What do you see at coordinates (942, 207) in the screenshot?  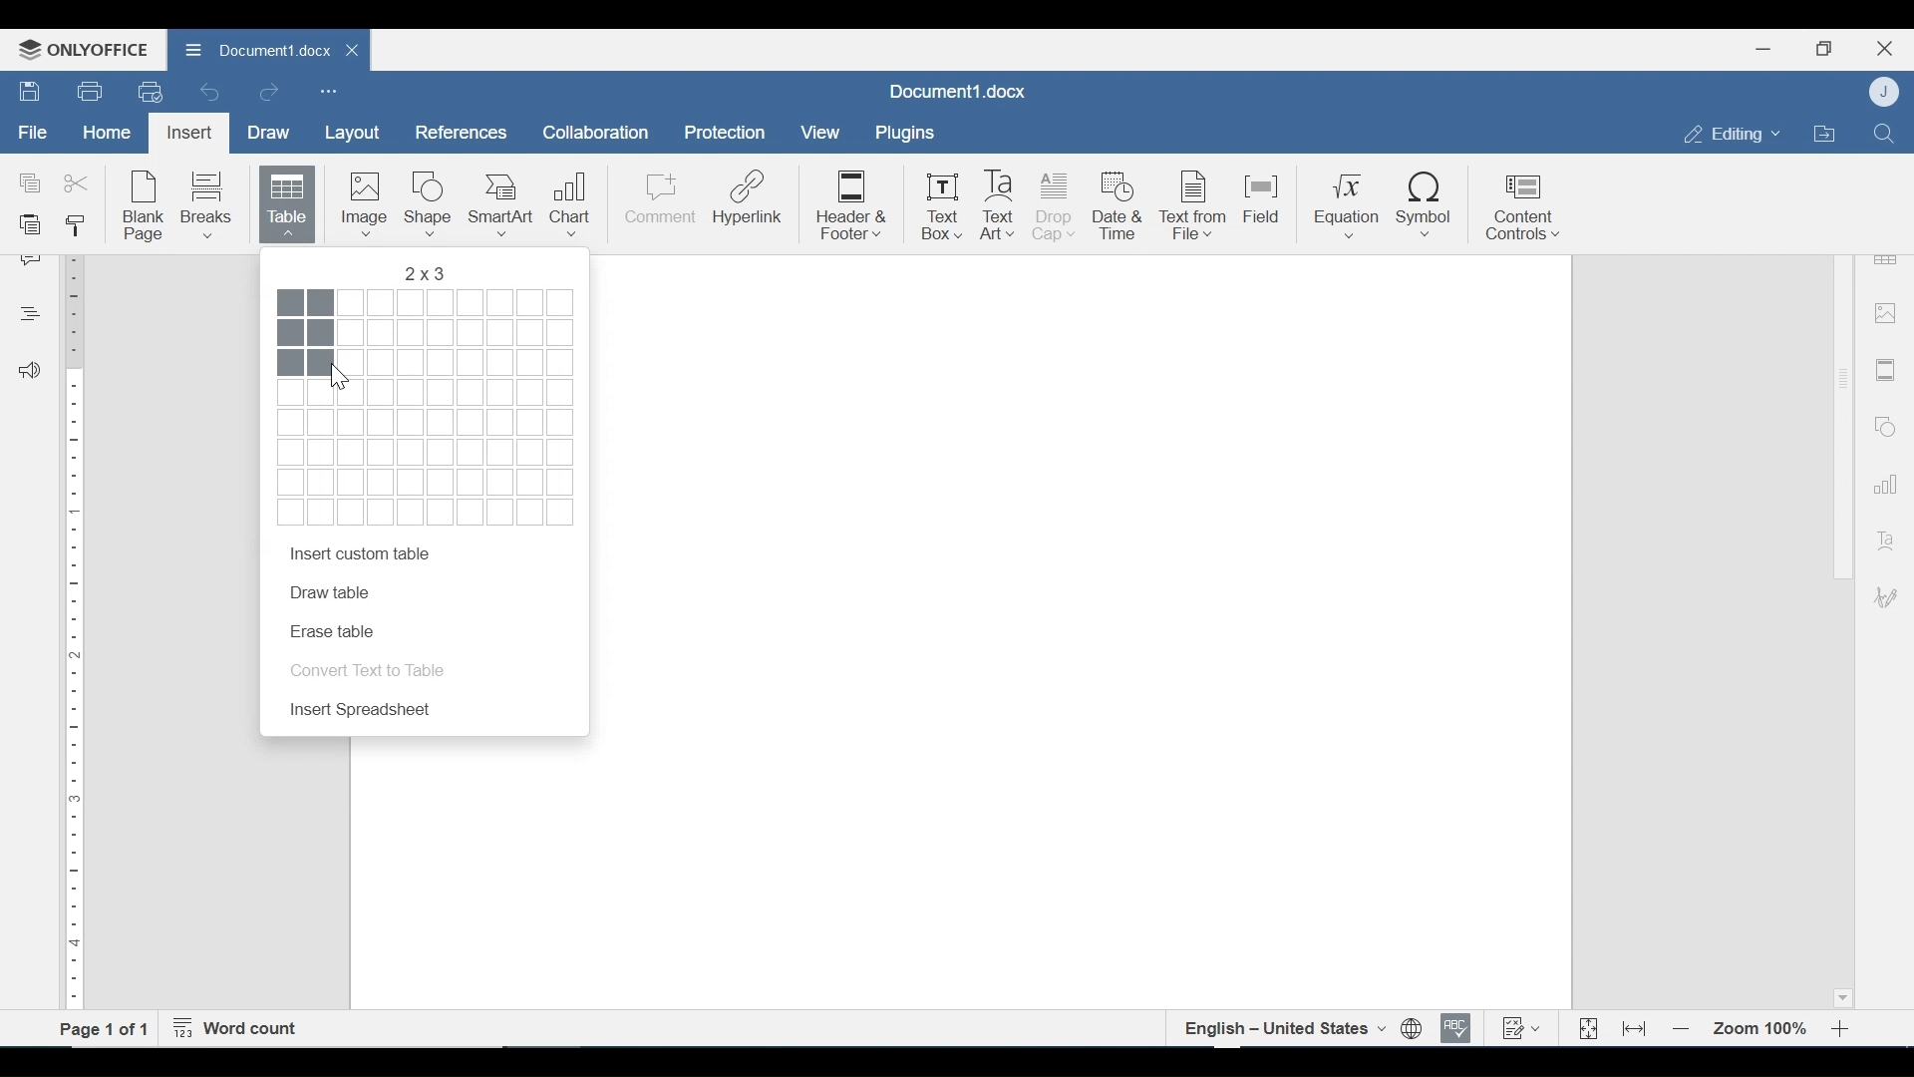 I see `Text Box` at bounding box center [942, 207].